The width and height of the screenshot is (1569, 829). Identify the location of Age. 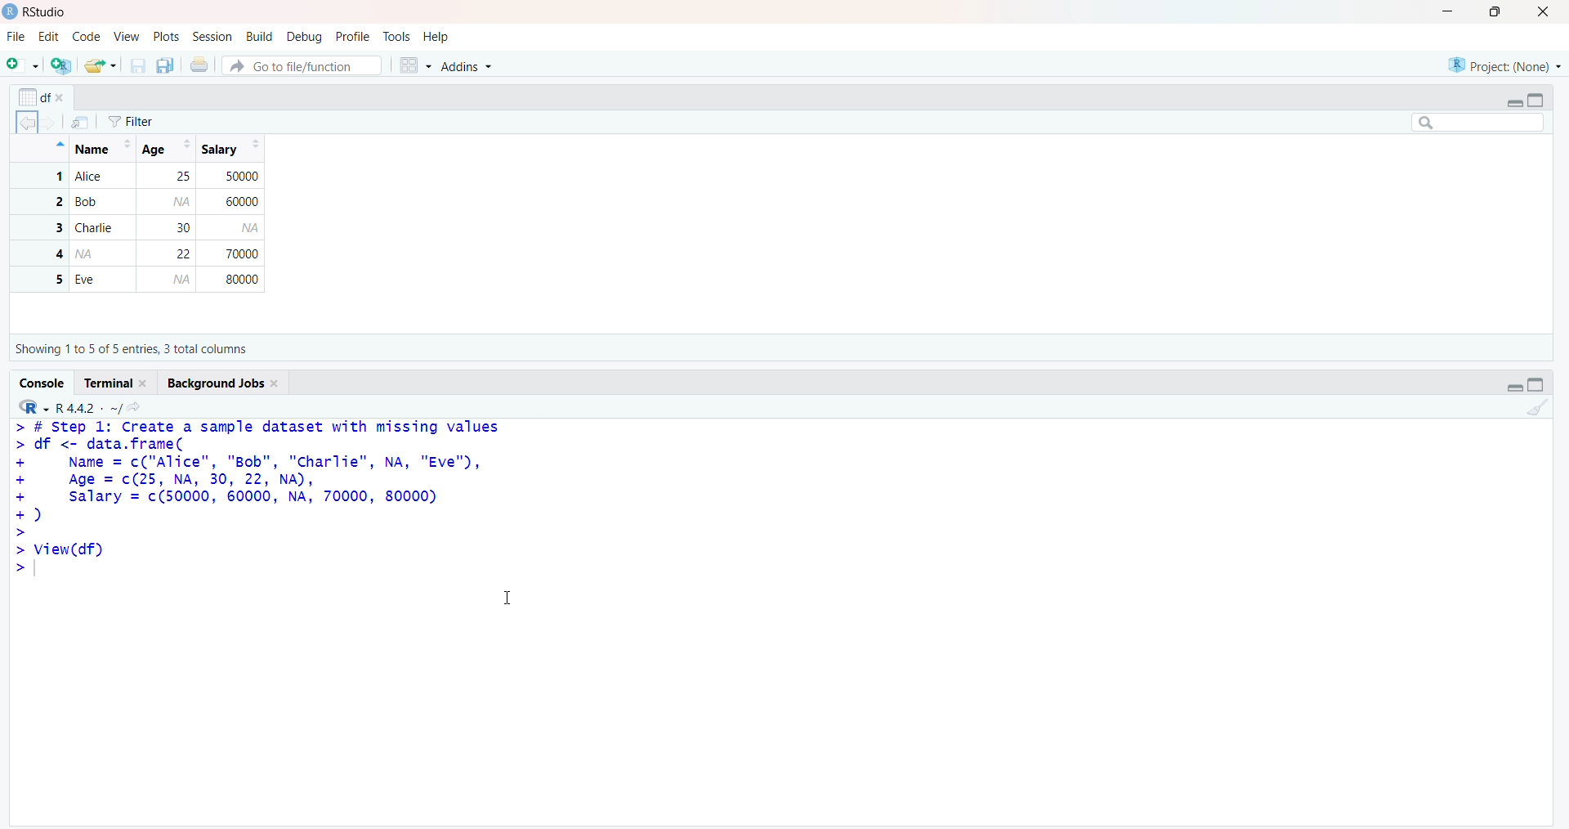
(166, 148).